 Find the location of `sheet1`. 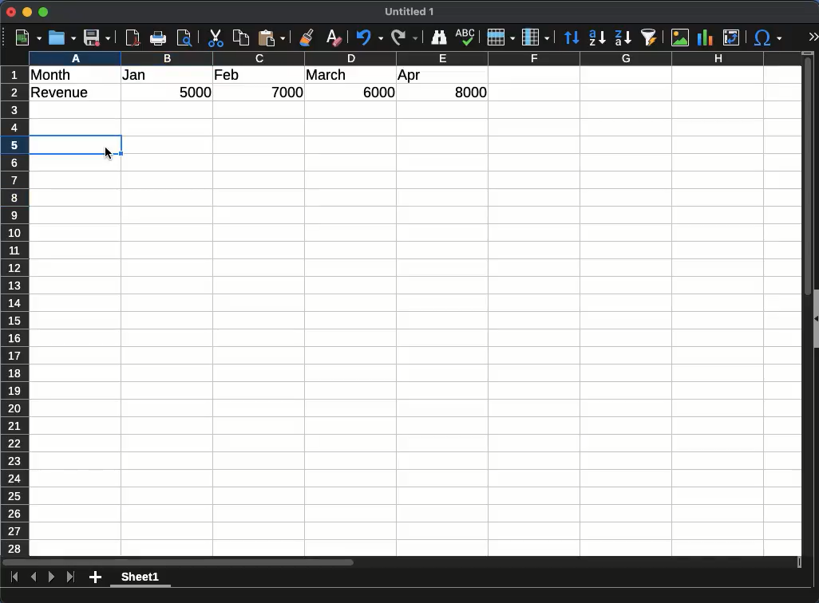

sheet1 is located at coordinates (140, 578).